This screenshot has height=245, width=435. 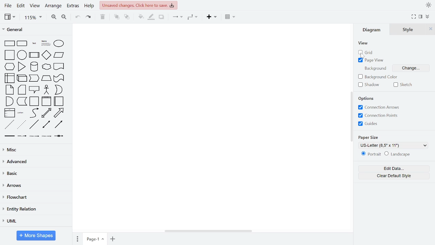 What do you see at coordinates (77, 17) in the screenshot?
I see `undo` at bounding box center [77, 17].